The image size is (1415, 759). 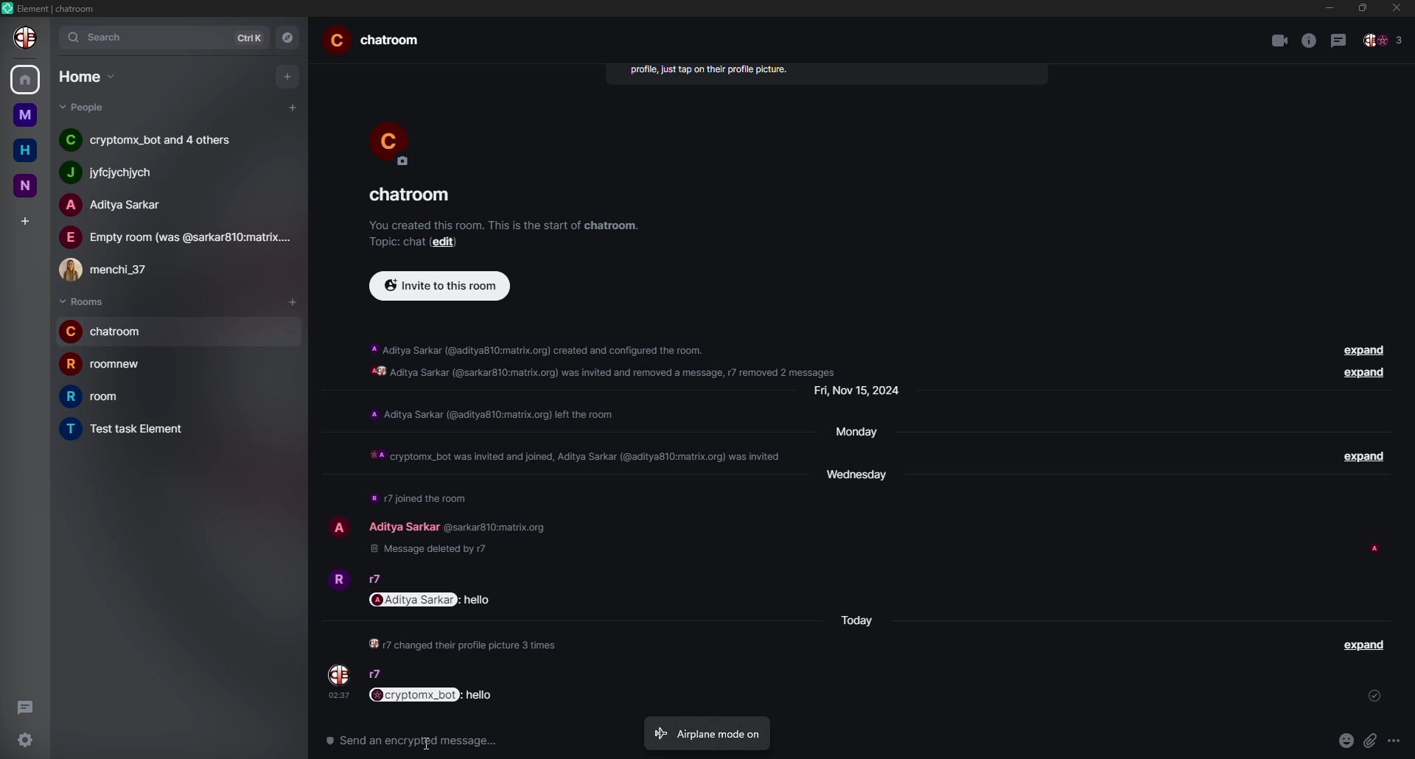 I want to click on topic, so click(x=398, y=241).